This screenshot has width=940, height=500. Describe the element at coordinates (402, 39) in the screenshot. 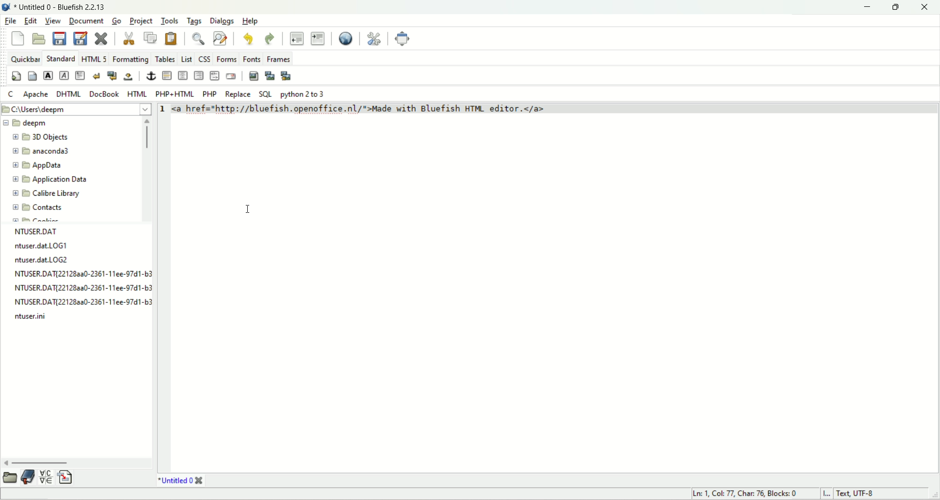

I see `fullscreen` at that location.